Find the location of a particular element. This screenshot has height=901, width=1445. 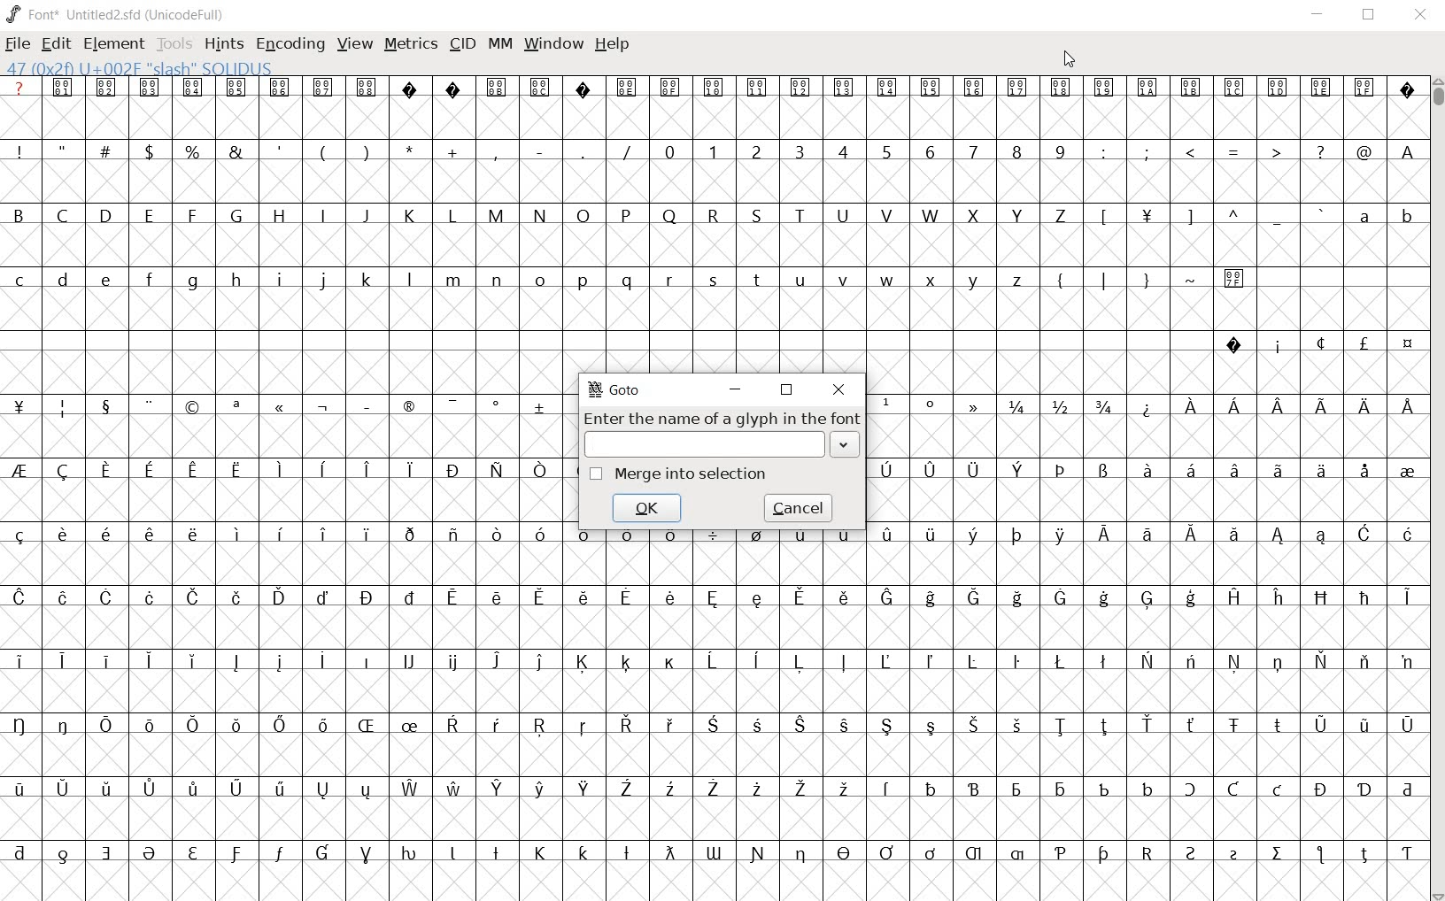

empty cells is located at coordinates (1141, 437).